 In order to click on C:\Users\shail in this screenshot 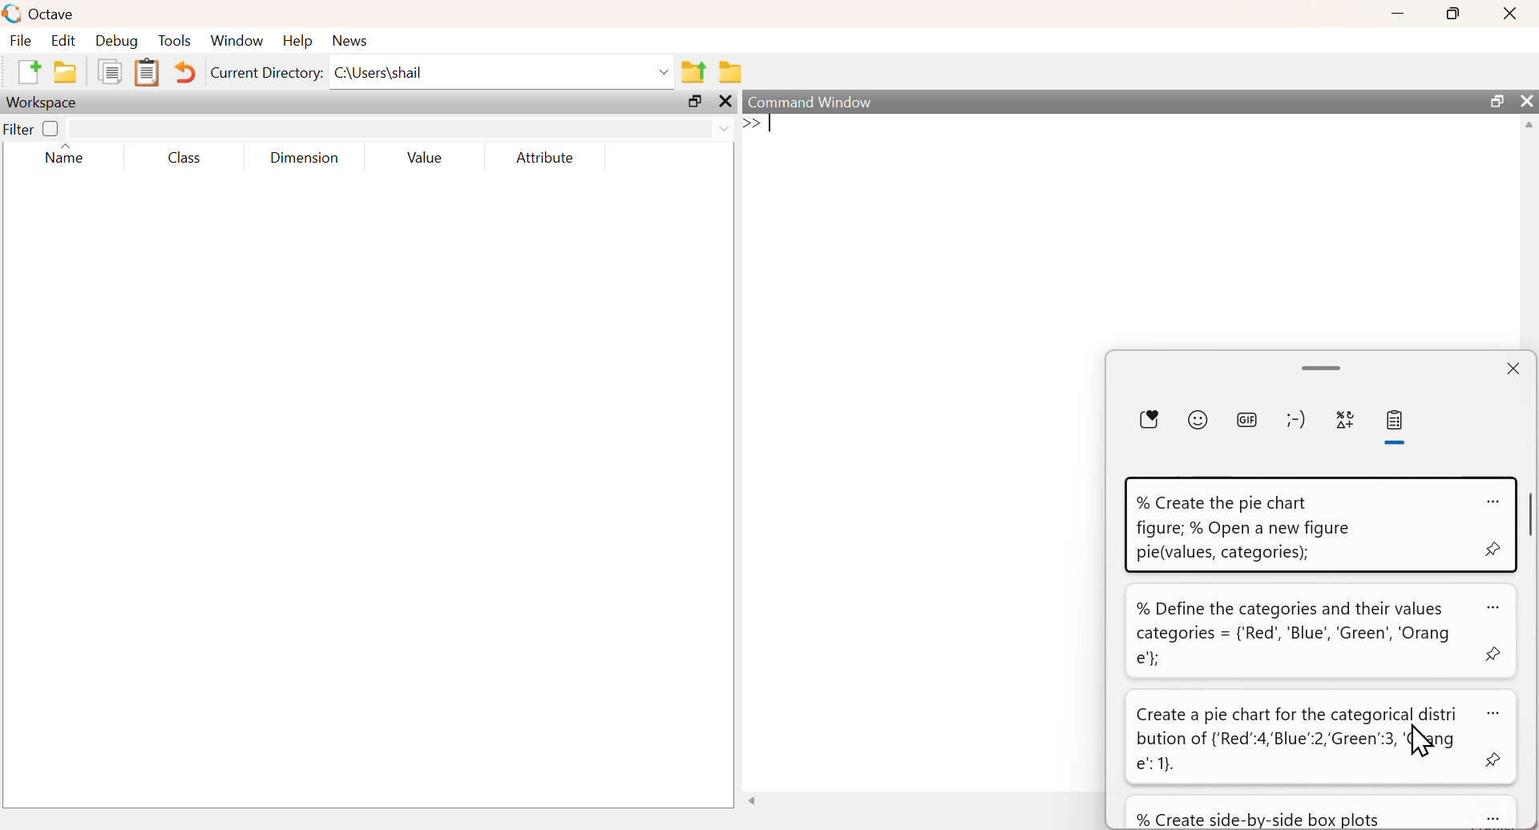, I will do `click(379, 72)`.